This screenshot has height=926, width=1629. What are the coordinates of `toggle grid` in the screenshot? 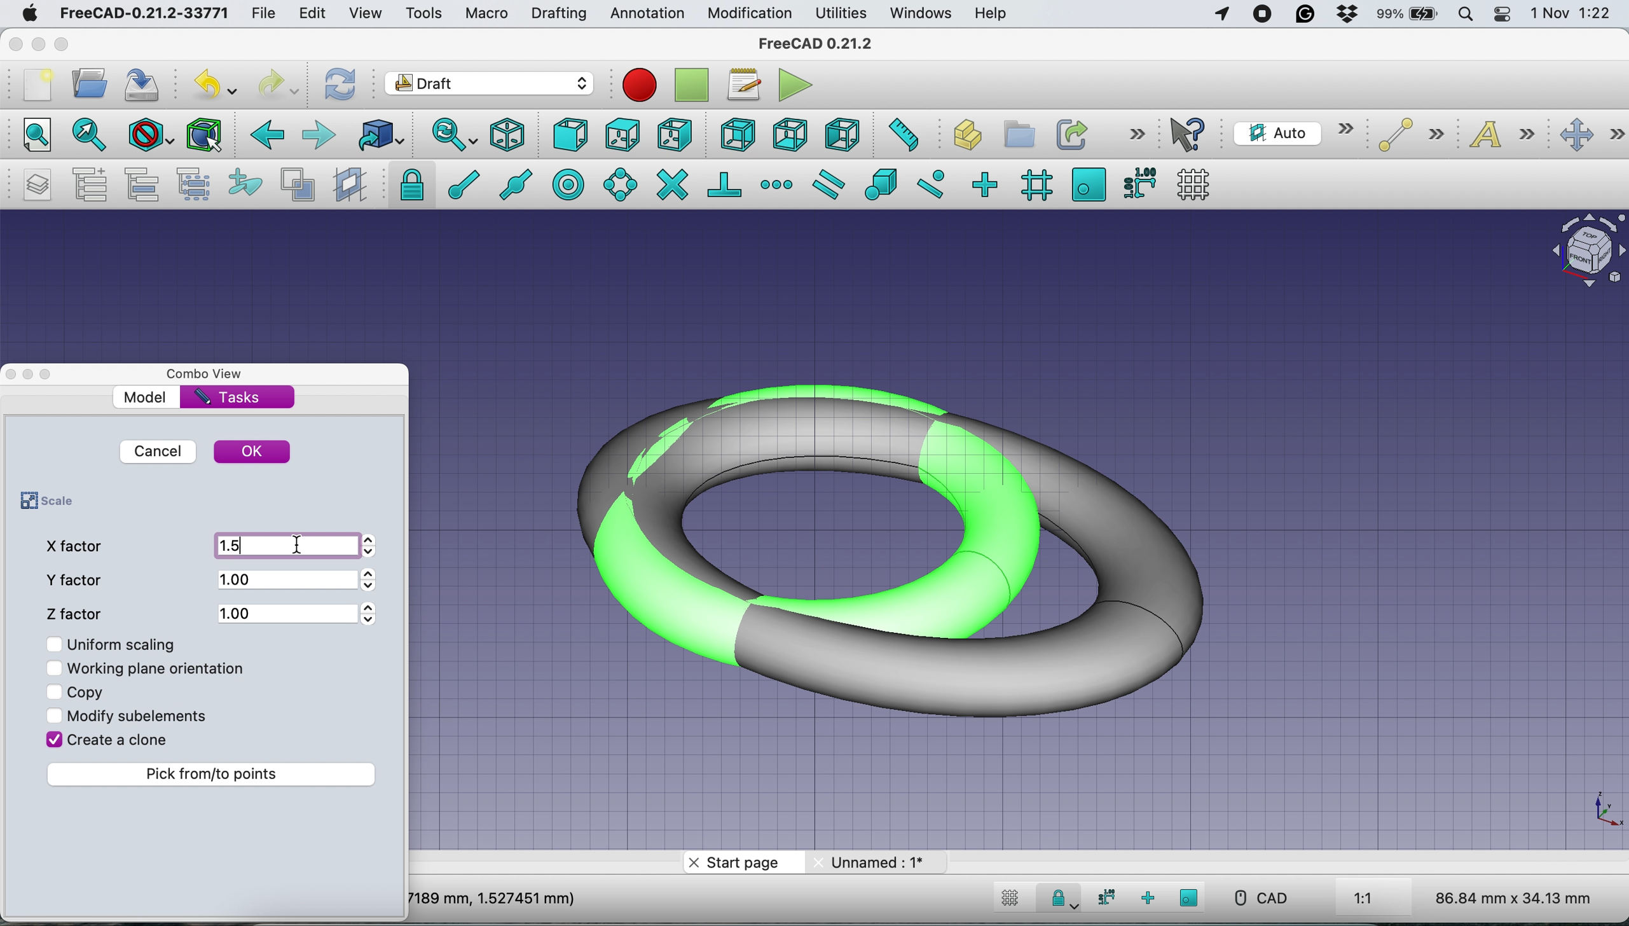 It's located at (1199, 184).